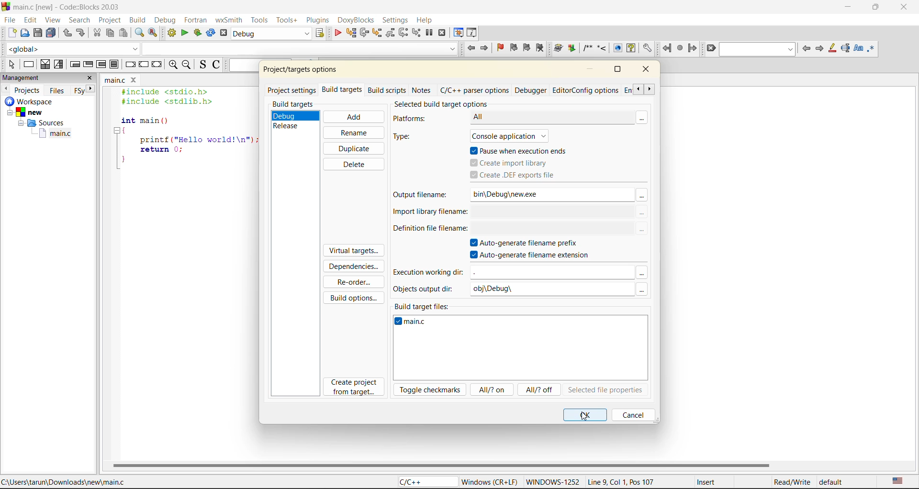 The image size is (919, 489). Describe the element at coordinates (427, 214) in the screenshot. I see `import library filename` at that location.